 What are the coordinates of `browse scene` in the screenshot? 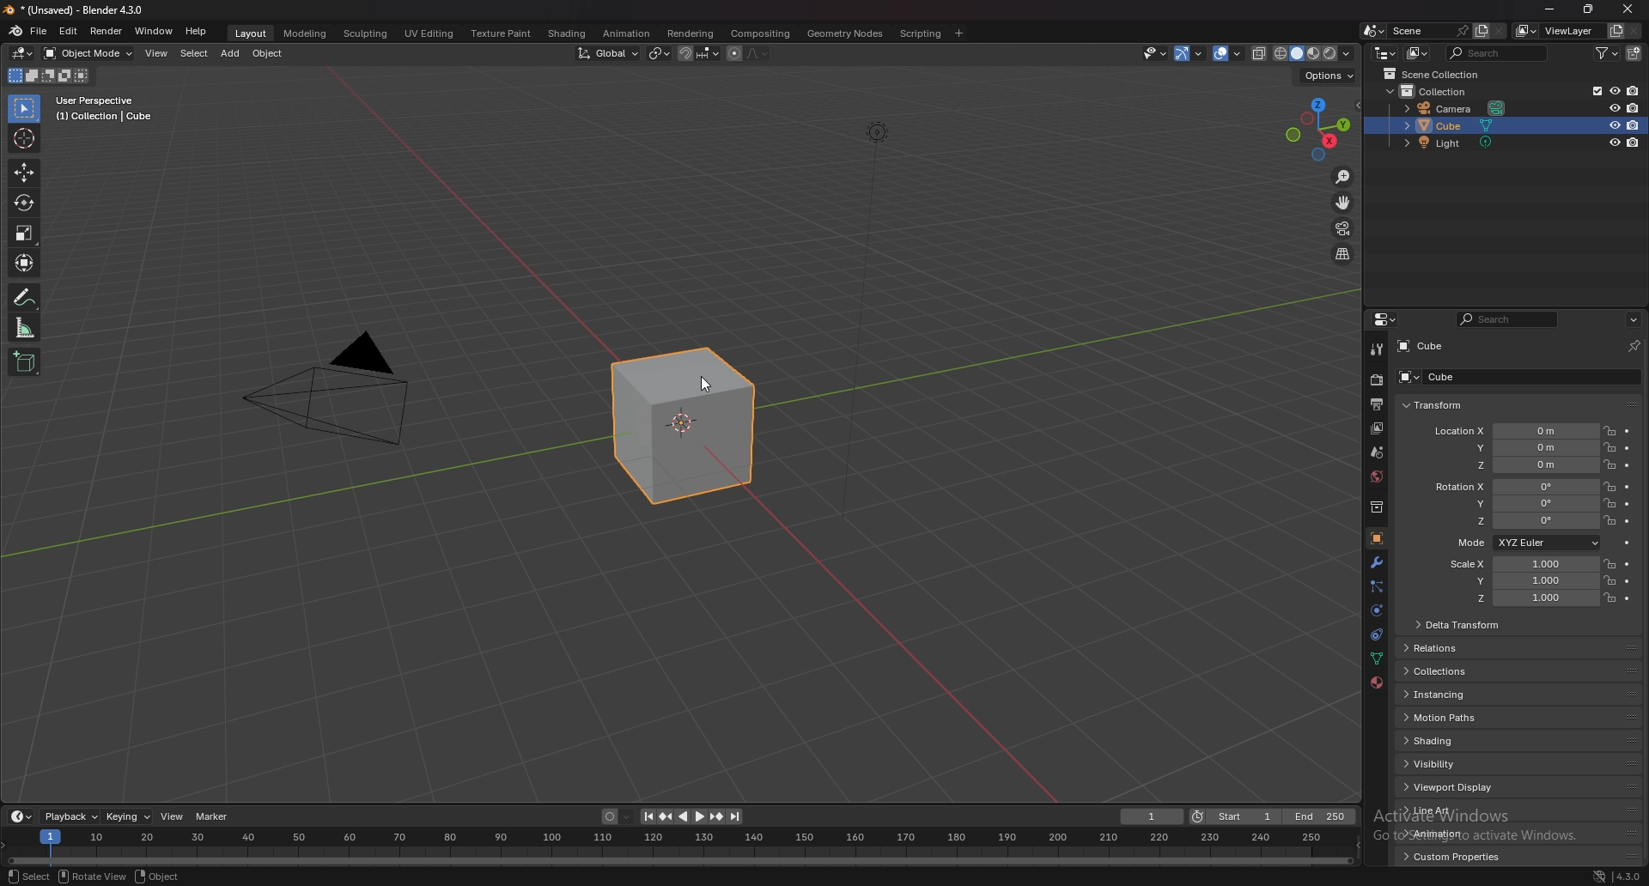 It's located at (1373, 30).